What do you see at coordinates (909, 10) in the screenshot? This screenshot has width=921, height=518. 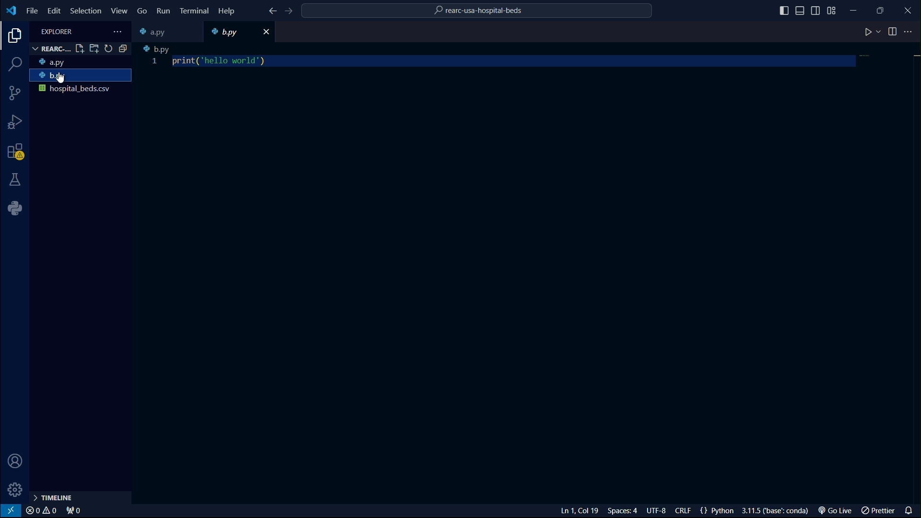 I see `close app` at bounding box center [909, 10].